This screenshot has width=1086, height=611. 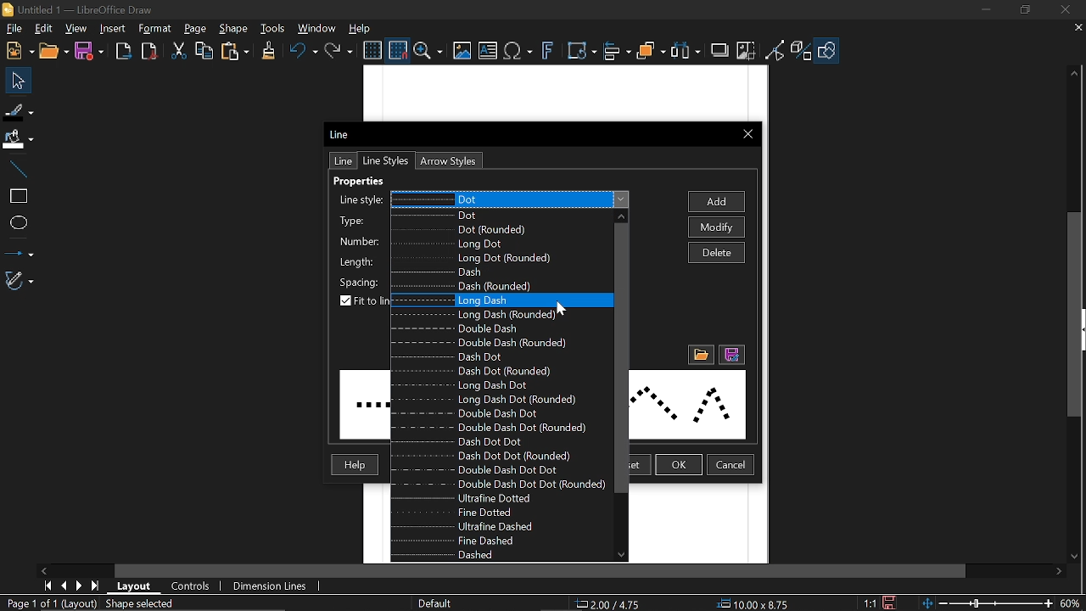 What do you see at coordinates (802, 52) in the screenshot?
I see `Toggle extrusion` at bounding box center [802, 52].